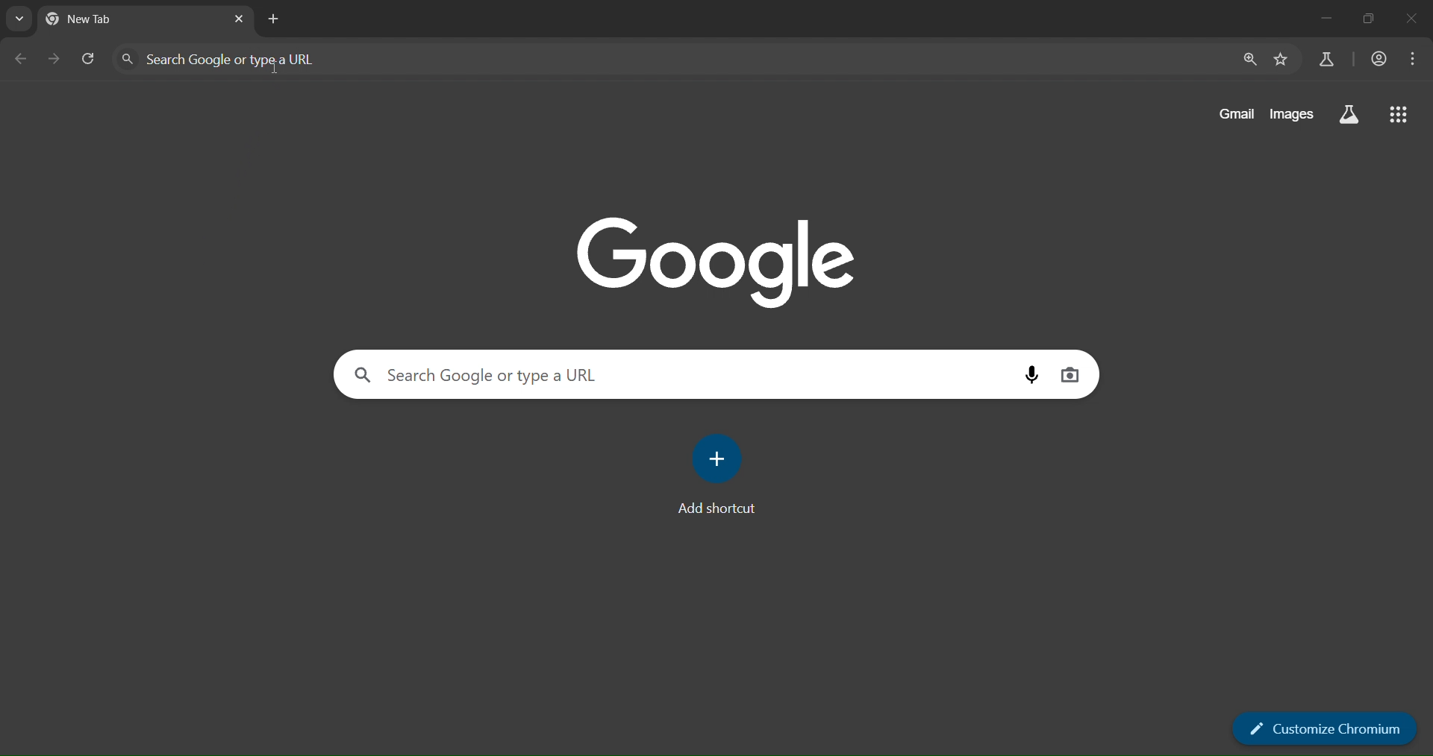 This screenshot has width=1433, height=756. What do you see at coordinates (276, 66) in the screenshot?
I see `cursor` at bounding box center [276, 66].